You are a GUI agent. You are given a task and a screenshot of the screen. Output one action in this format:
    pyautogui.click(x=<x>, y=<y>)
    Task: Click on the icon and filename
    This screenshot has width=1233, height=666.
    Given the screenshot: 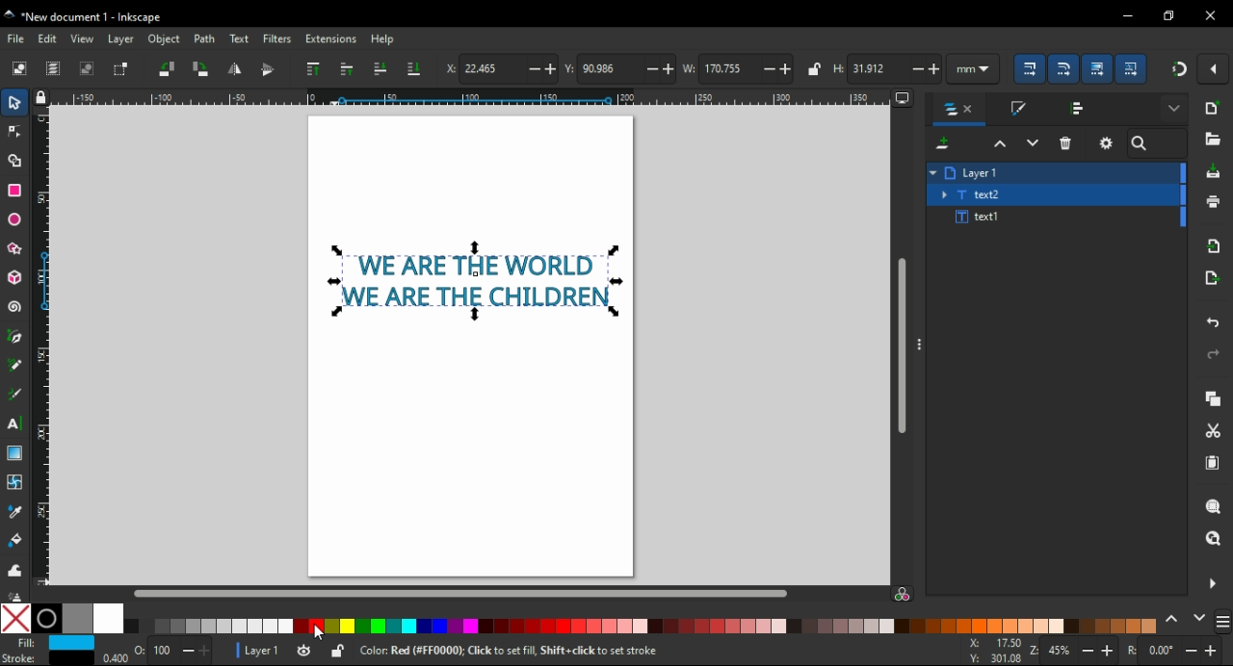 What is the action you would take?
    pyautogui.click(x=85, y=15)
    